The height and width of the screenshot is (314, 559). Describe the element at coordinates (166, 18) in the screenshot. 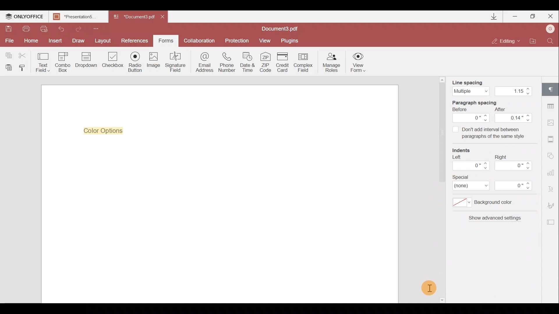

I see `Close` at that location.